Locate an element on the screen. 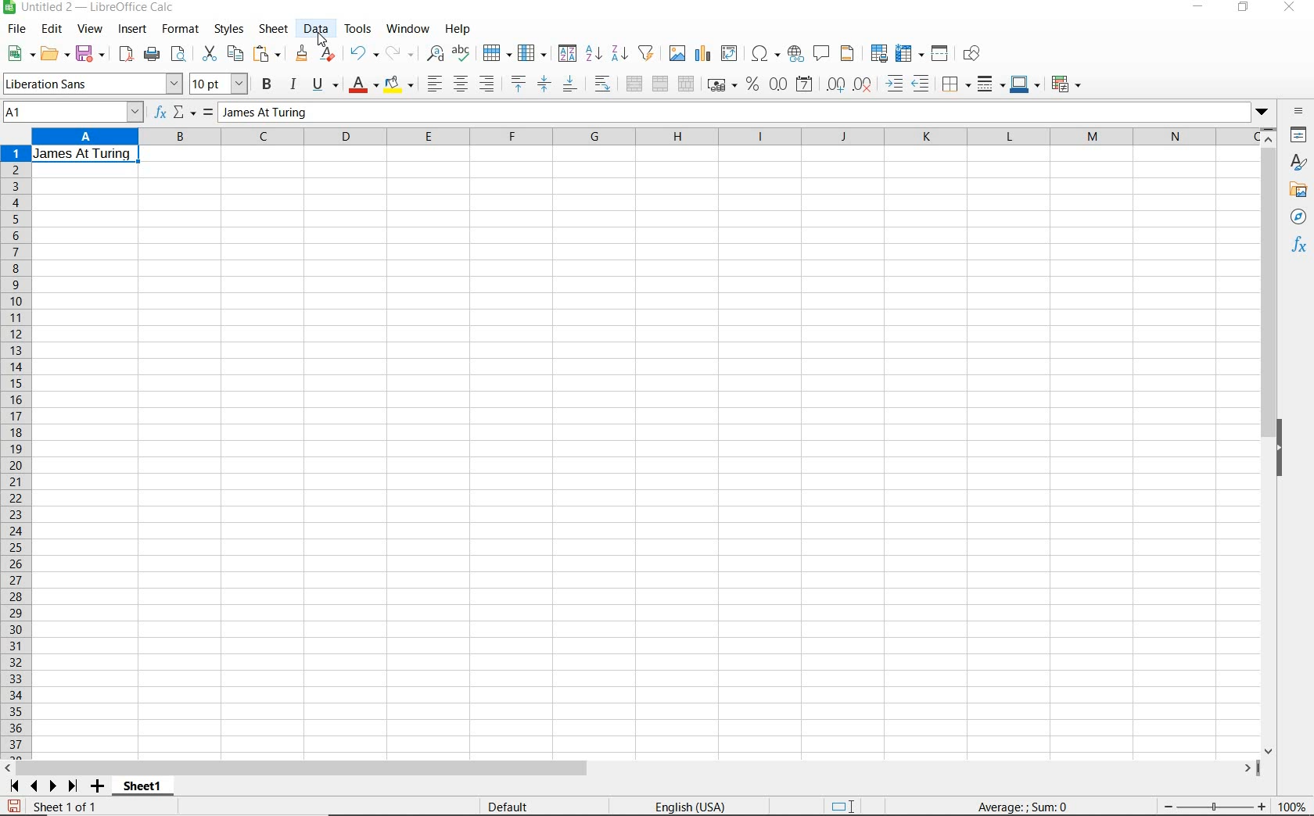 The height and width of the screenshot is (816, 1314). text language is located at coordinates (686, 807).